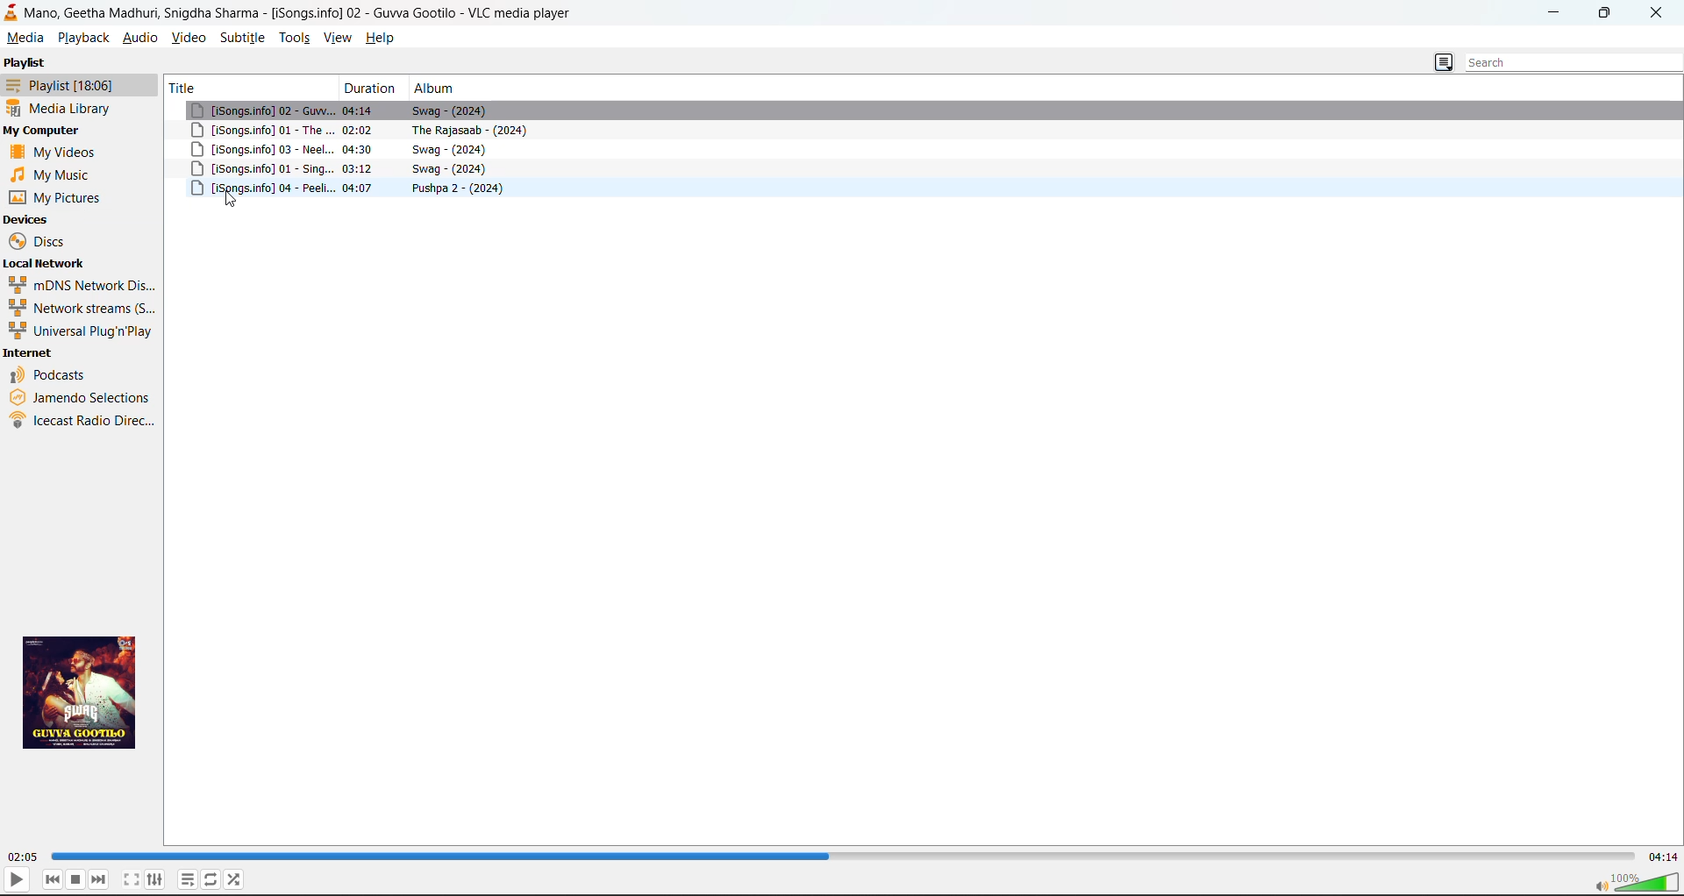  I want to click on song, so click(928, 110).